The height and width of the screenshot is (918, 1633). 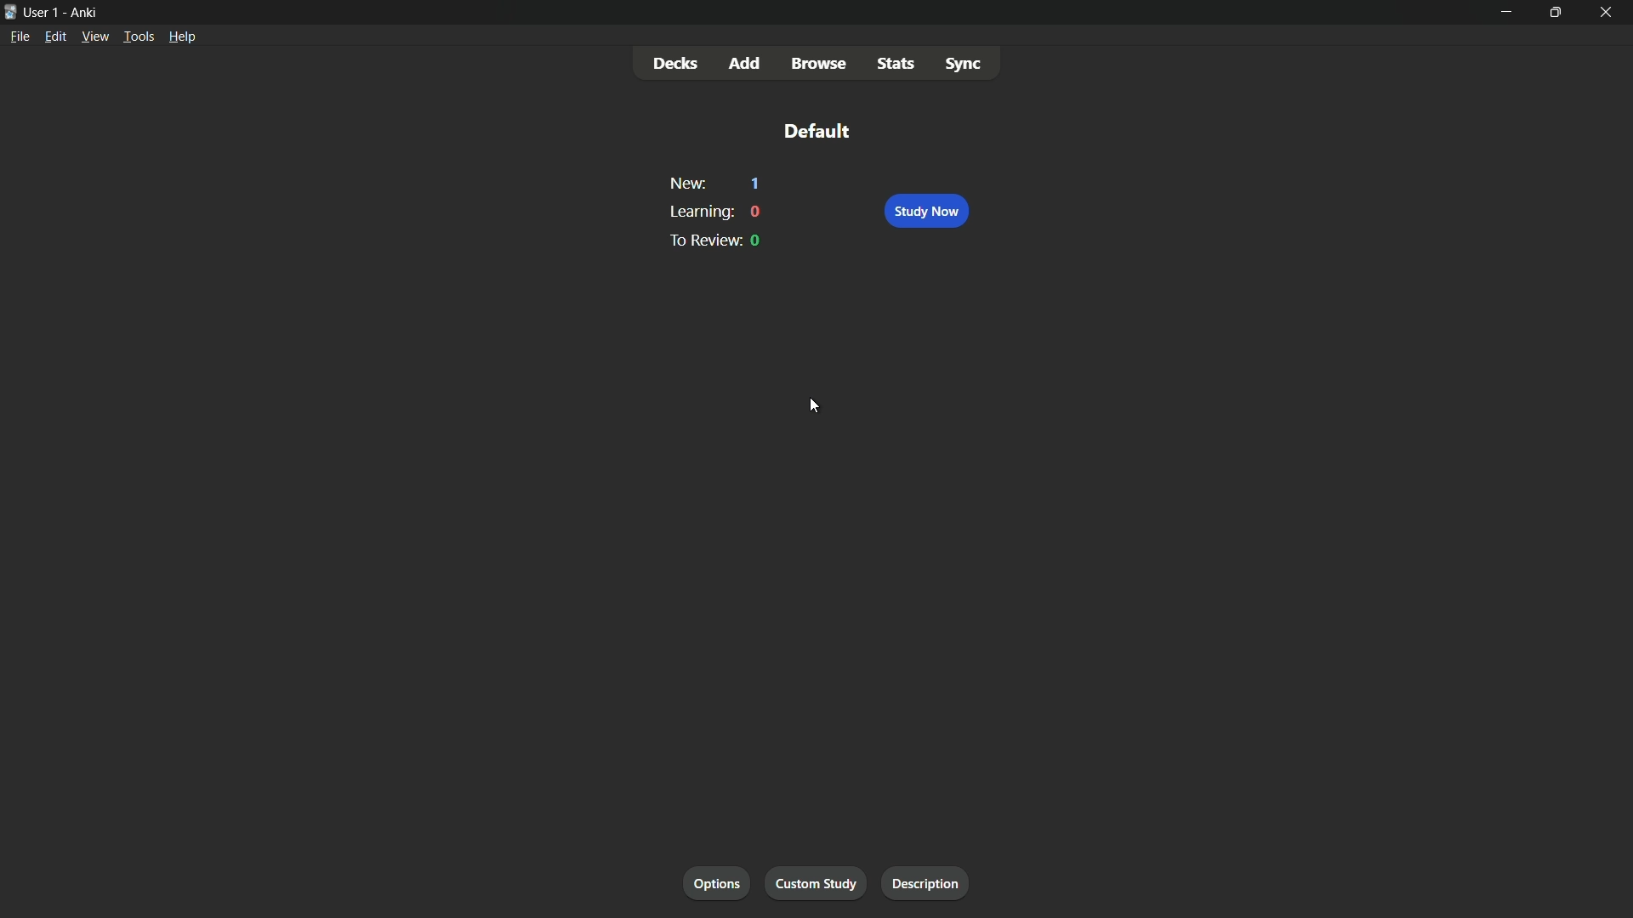 I want to click on browse, so click(x=817, y=65).